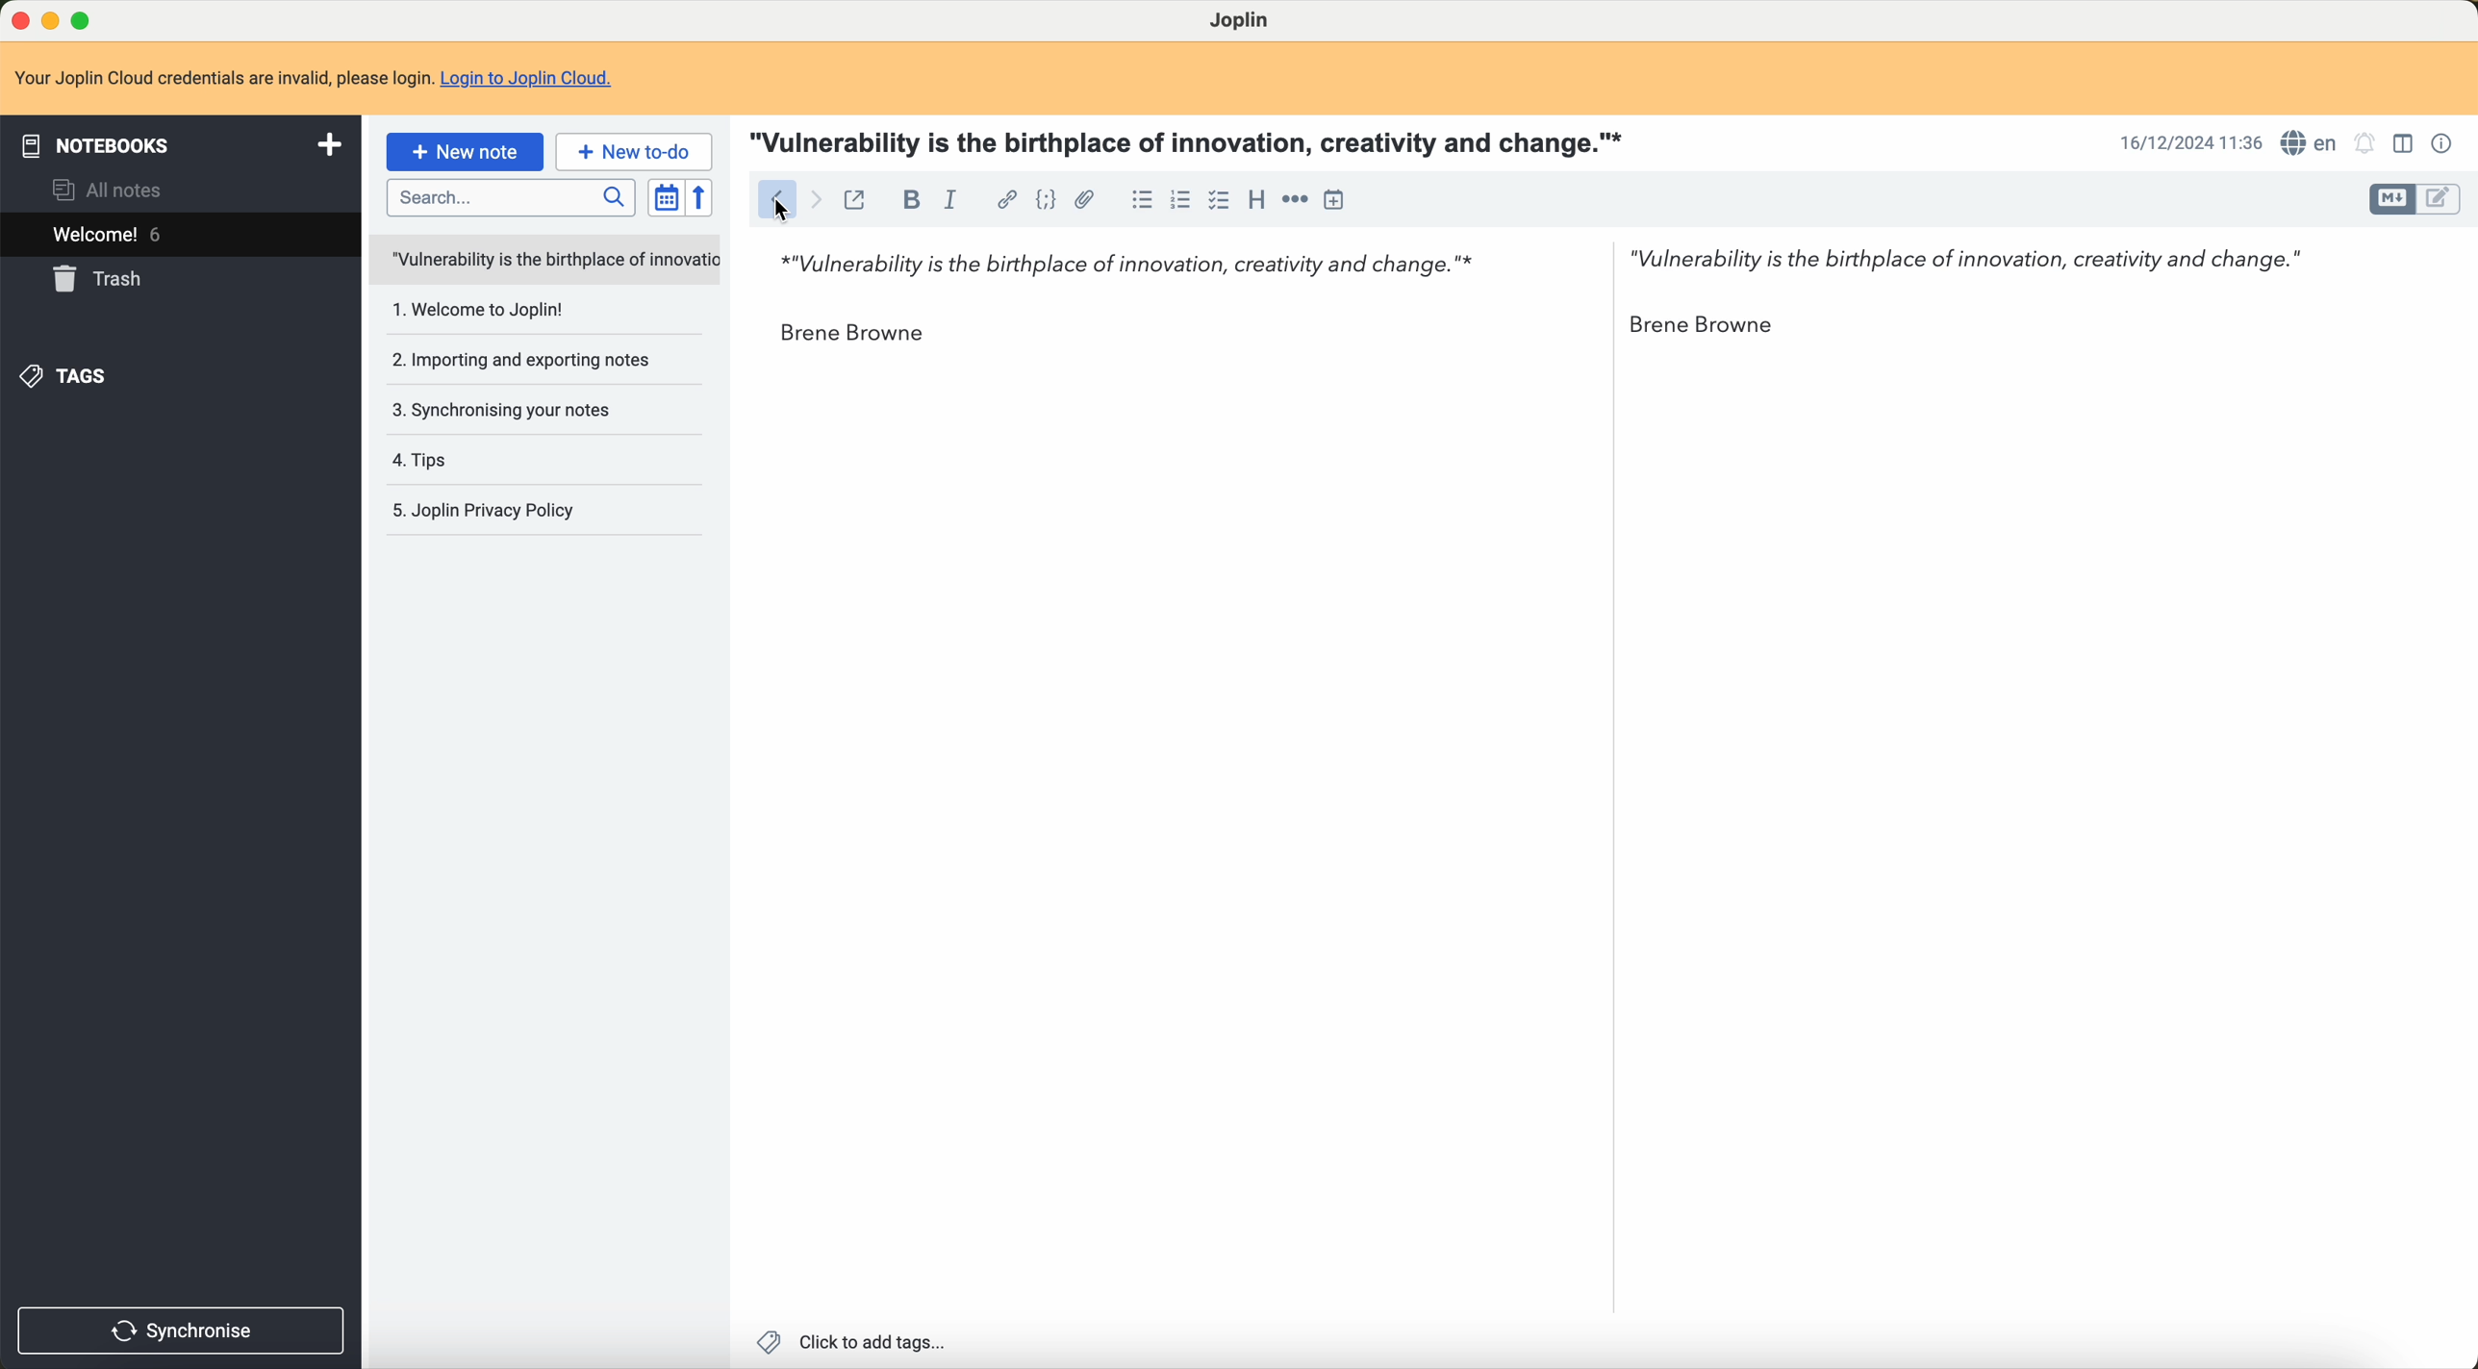  I want to click on language, so click(2313, 145).